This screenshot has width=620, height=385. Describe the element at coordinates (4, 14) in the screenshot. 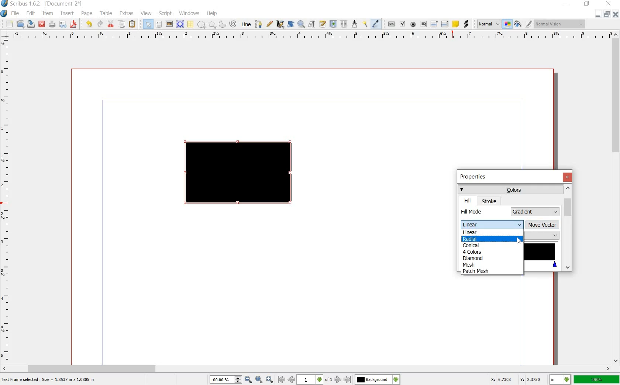

I see `system logo` at that location.